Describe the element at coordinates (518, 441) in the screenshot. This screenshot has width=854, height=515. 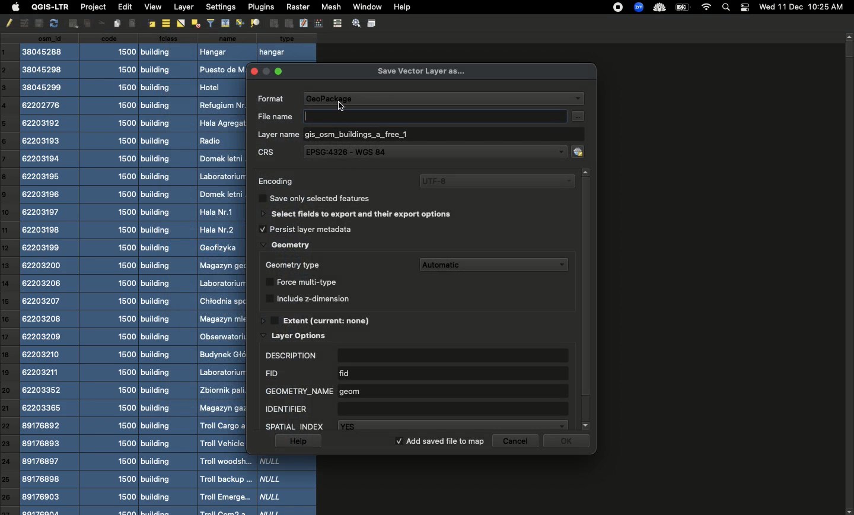
I see `Cancel` at that location.